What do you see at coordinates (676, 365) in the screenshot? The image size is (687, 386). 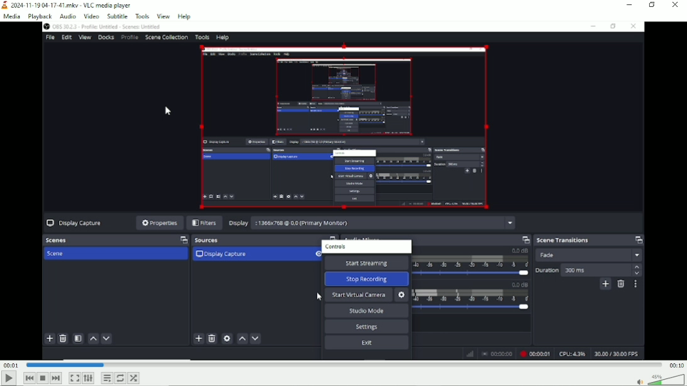 I see `Total duration` at bounding box center [676, 365].